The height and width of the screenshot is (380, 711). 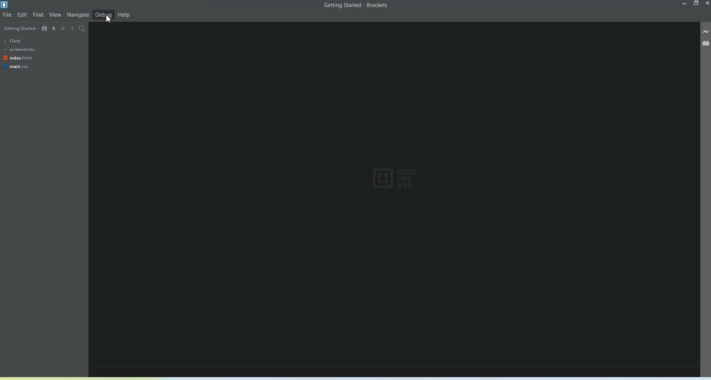 What do you see at coordinates (55, 28) in the screenshot?
I see `Navigate Backwards` at bounding box center [55, 28].